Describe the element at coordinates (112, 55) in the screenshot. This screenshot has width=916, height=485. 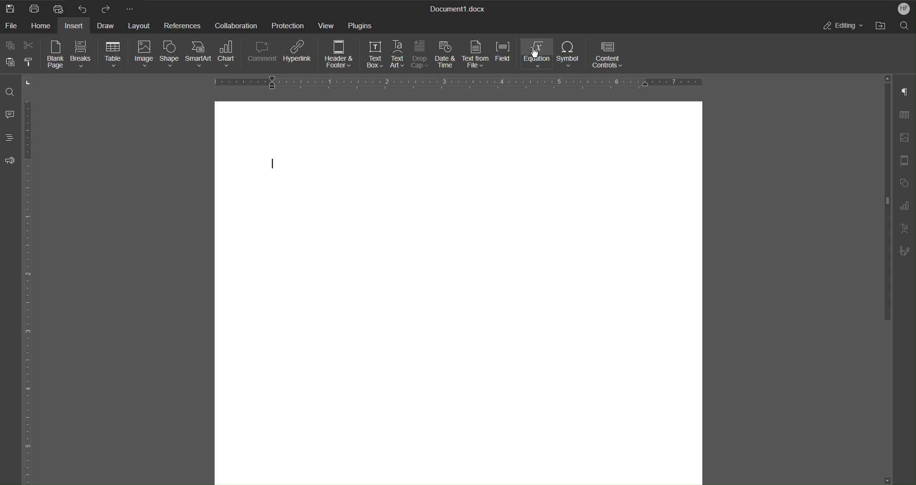
I see `Table` at that location.